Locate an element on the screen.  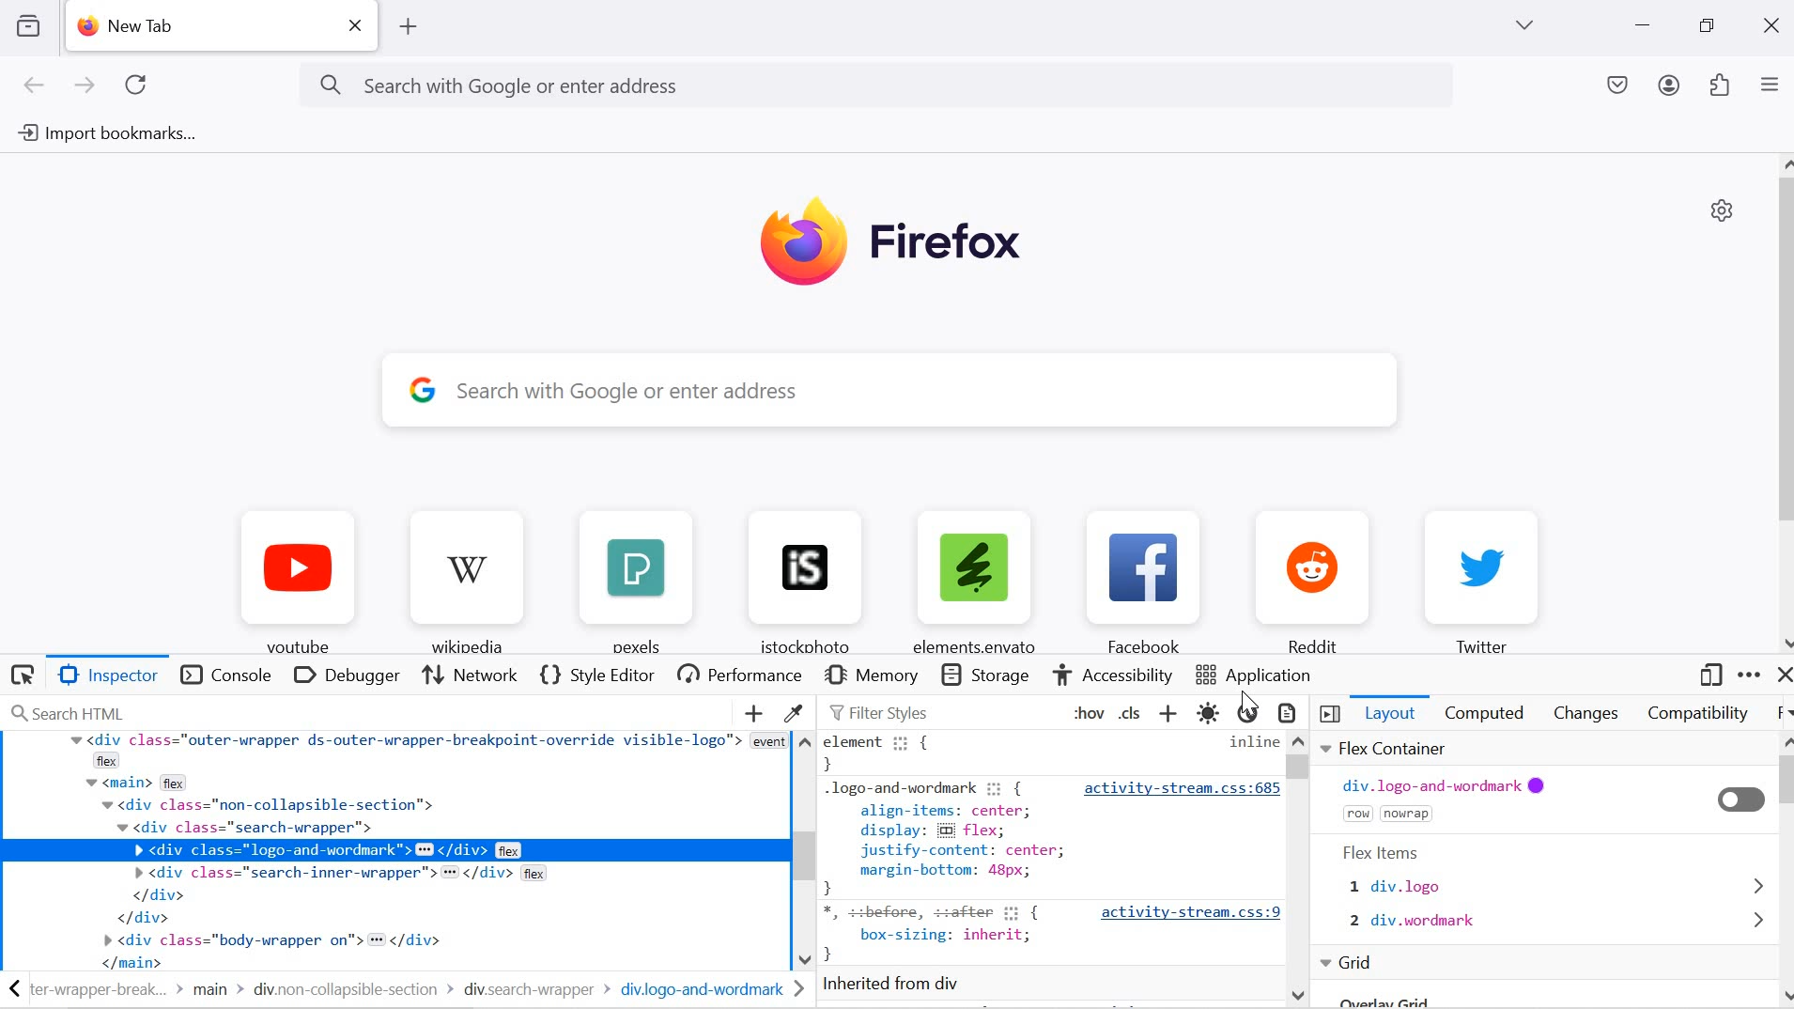
save to pocket is located at coordinates (1615, 85).